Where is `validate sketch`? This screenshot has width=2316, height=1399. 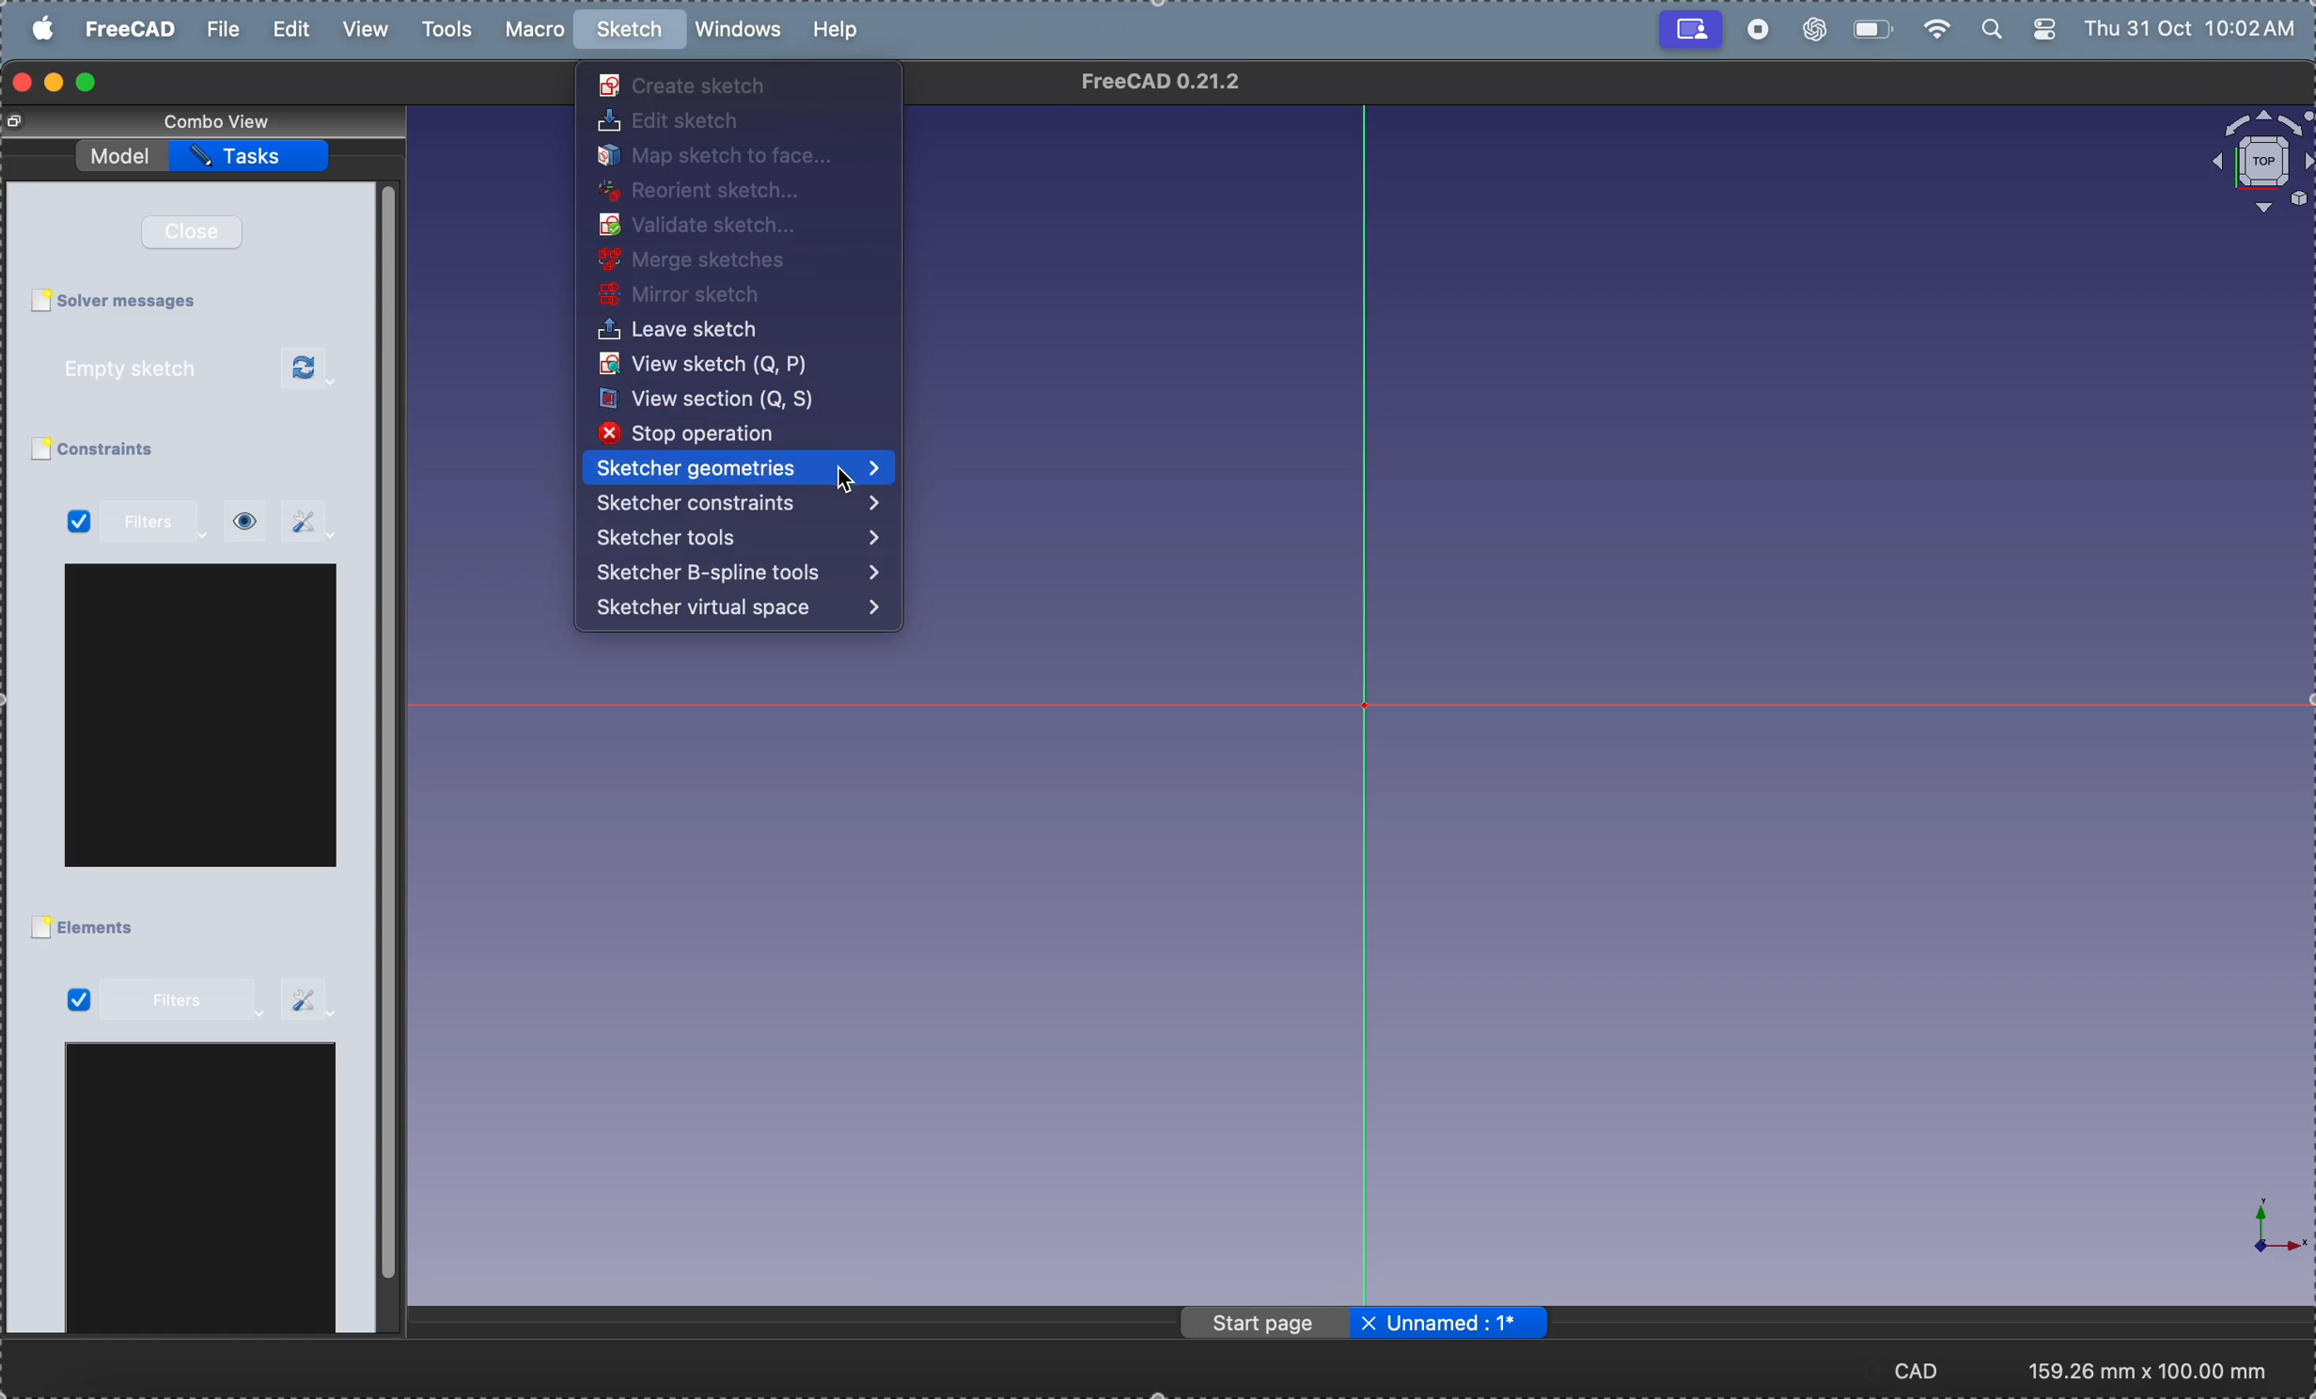
validate sketch is located at coordinates (725, 226).